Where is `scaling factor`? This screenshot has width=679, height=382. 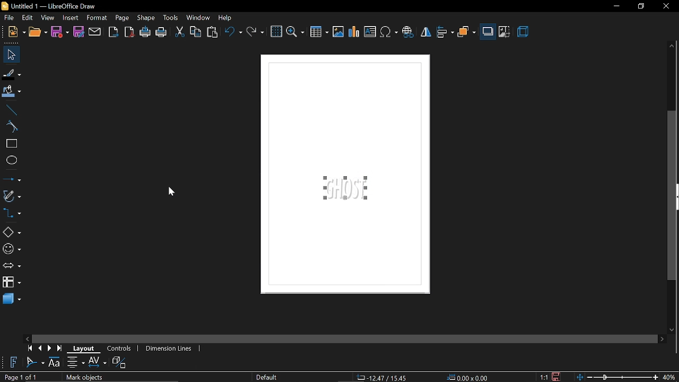
scaling factor is located at coordinates (544, 378).